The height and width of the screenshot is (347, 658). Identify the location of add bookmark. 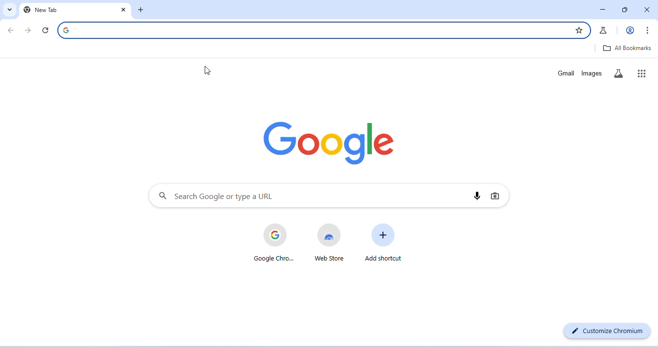
(577, 29).